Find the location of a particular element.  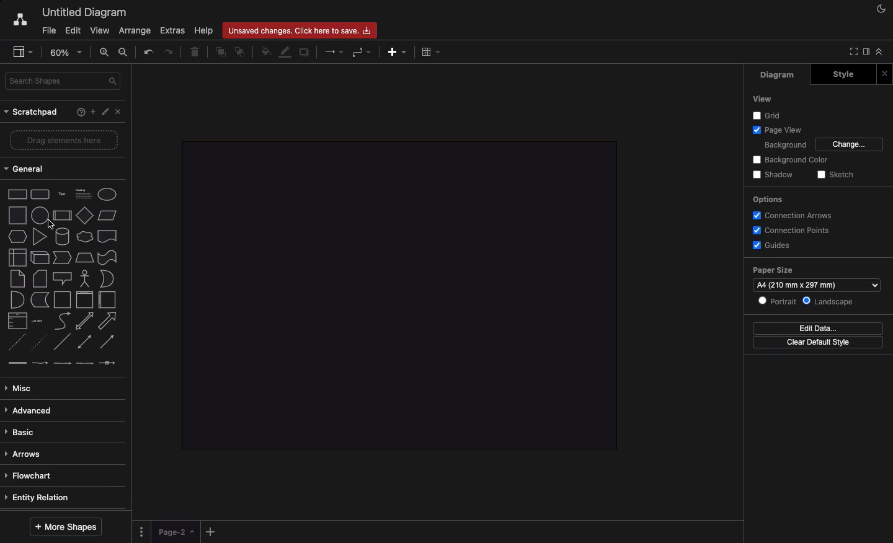

Diagram is located at coordinates (775, 77).